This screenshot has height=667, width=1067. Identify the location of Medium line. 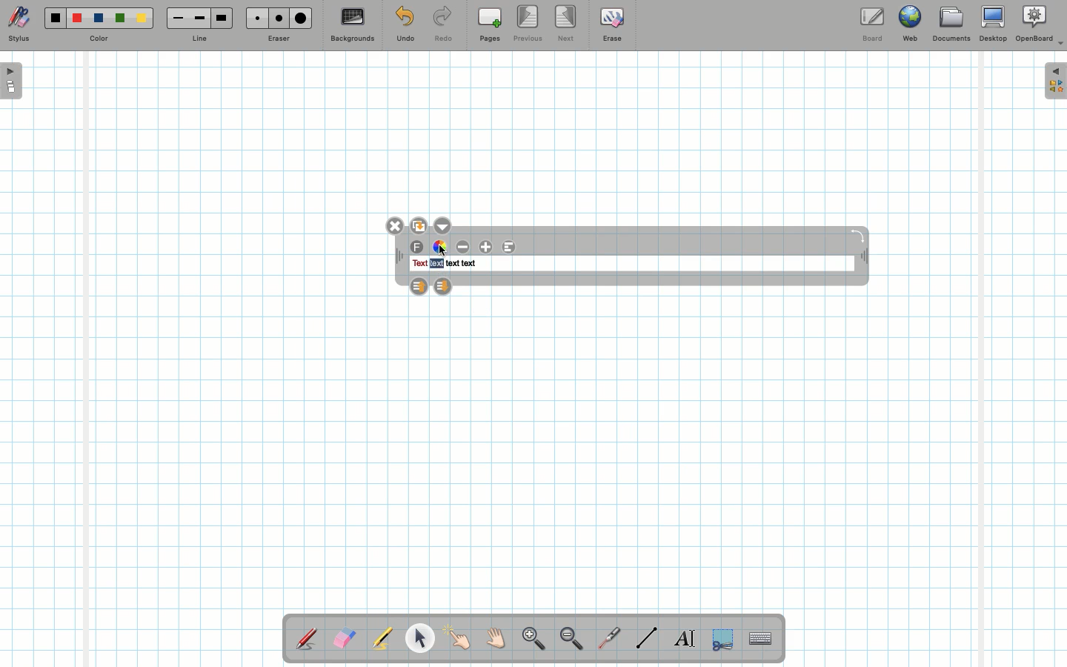
(199, 18).